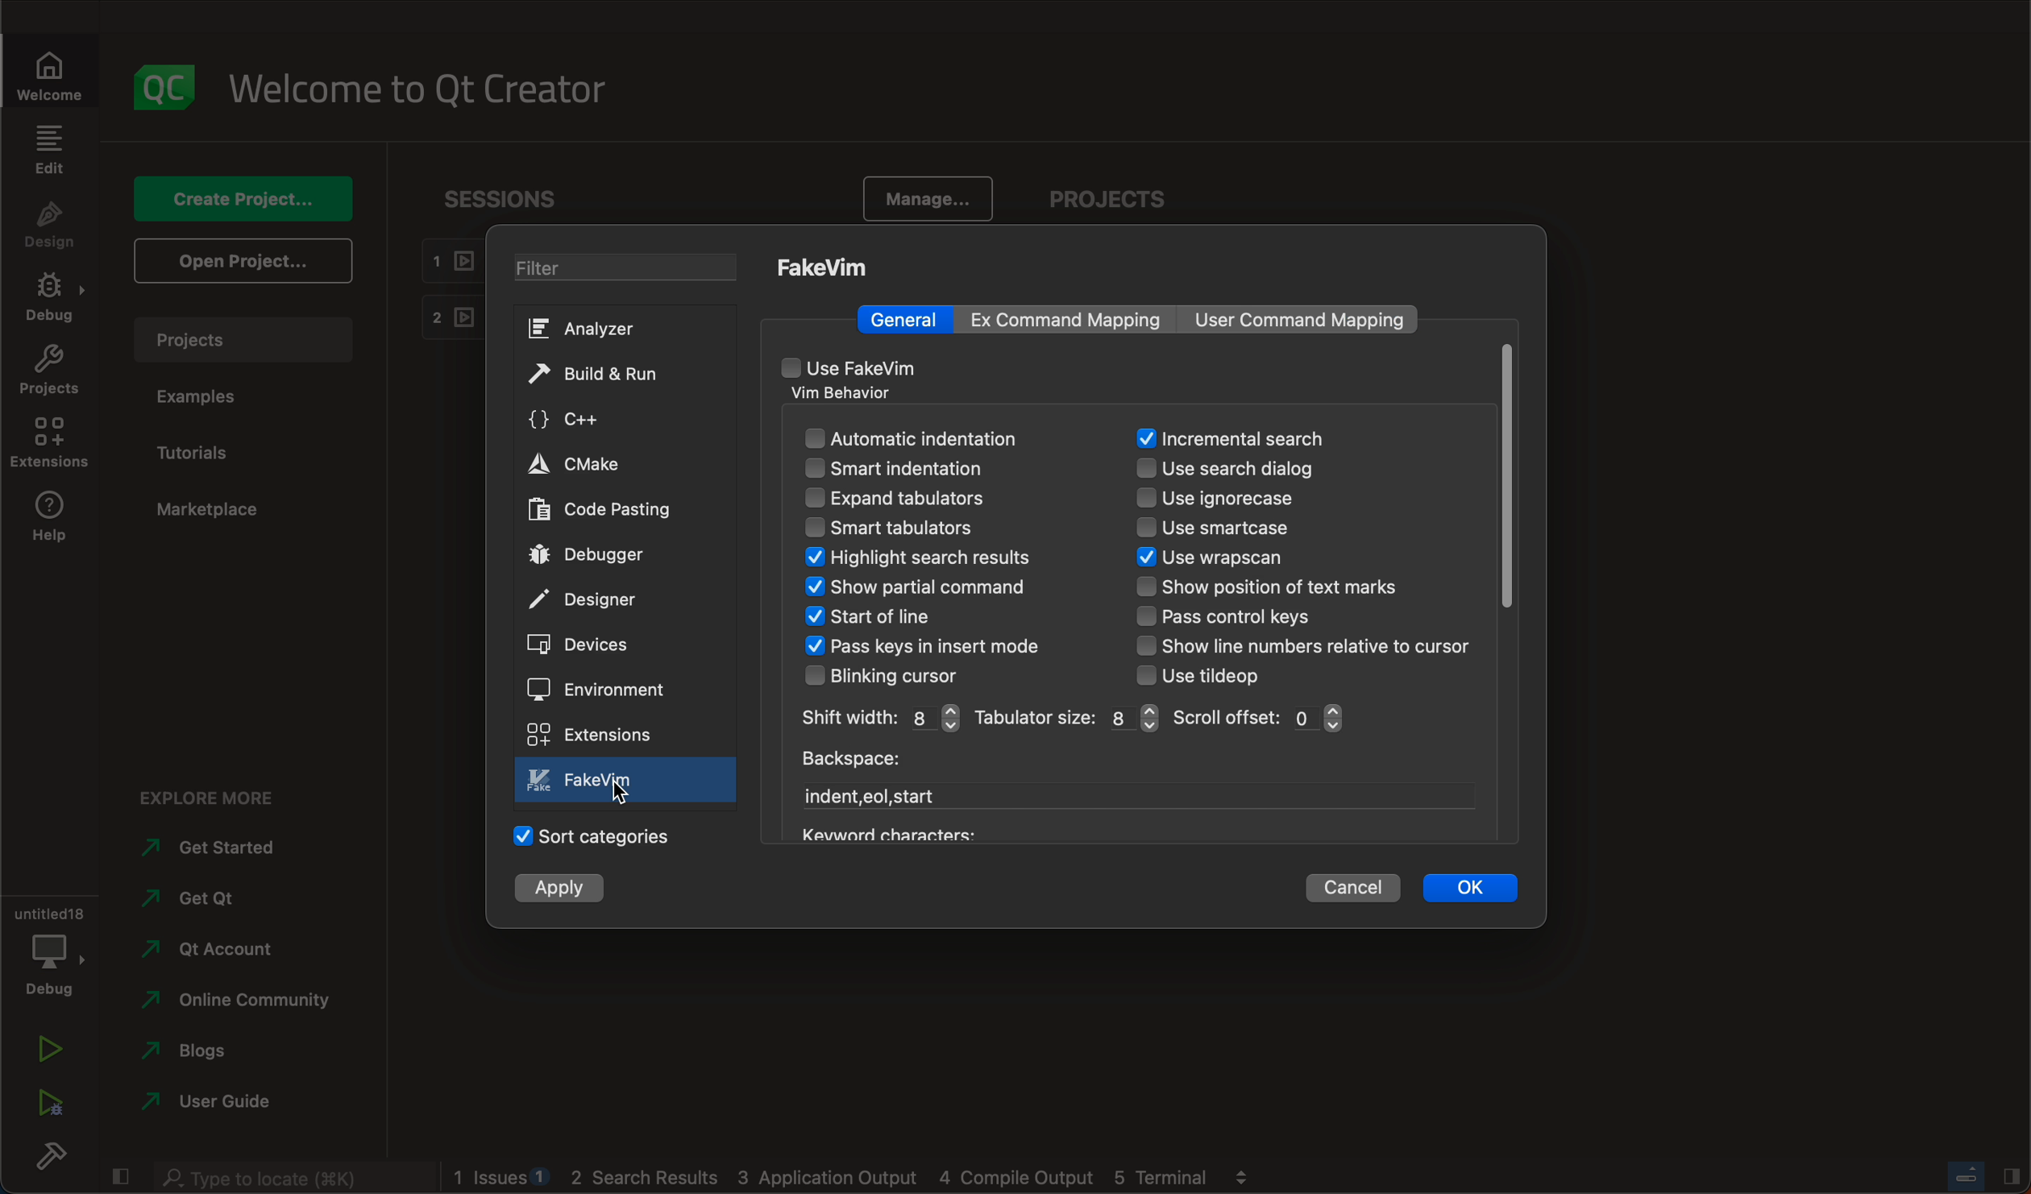  I want to click on tiledop, so click(1212, 676).